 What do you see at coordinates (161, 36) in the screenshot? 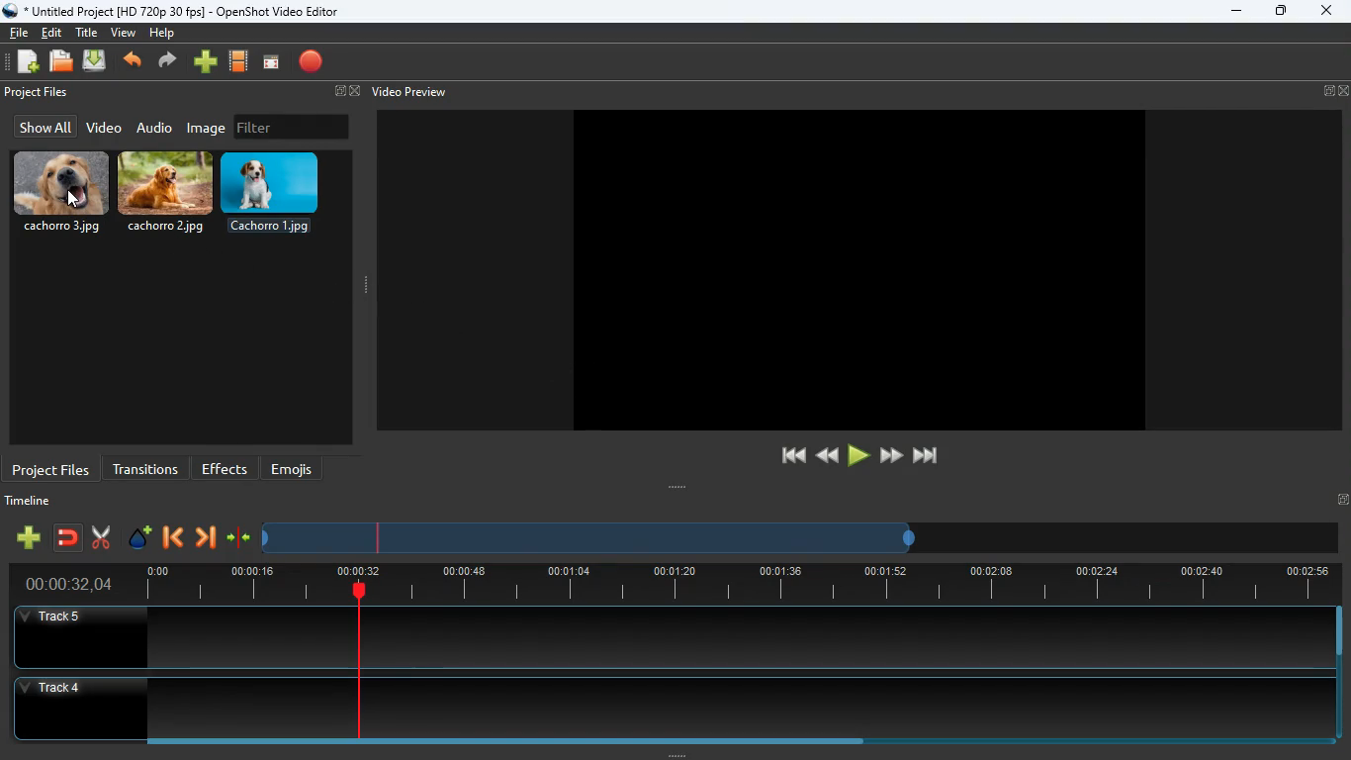
I see `help` at bounding box center [161, 36].